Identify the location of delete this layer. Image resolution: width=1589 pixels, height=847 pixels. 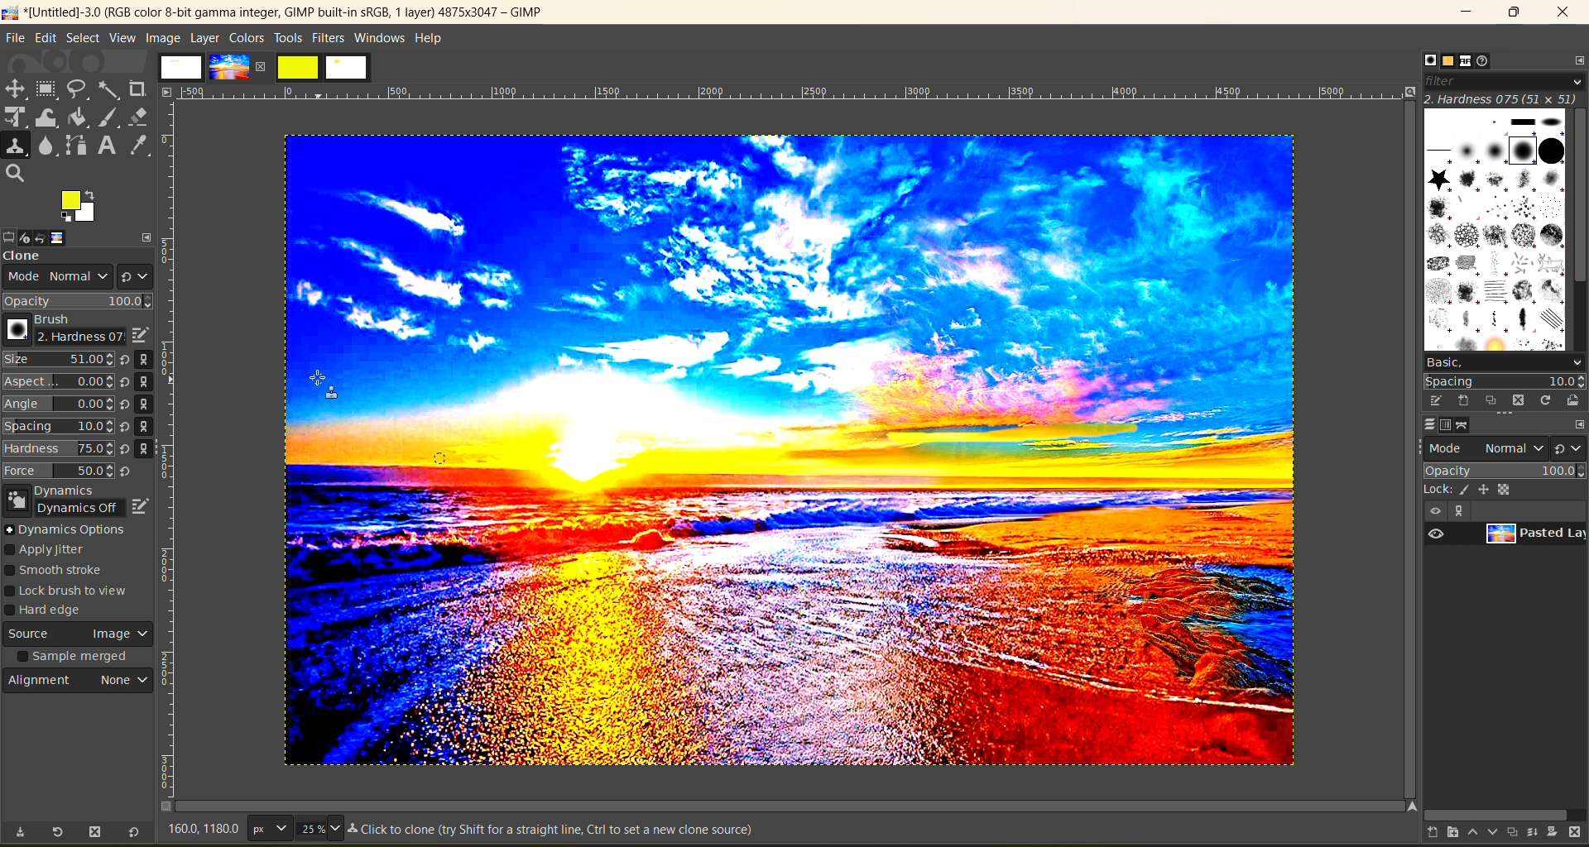
(1579, 833).